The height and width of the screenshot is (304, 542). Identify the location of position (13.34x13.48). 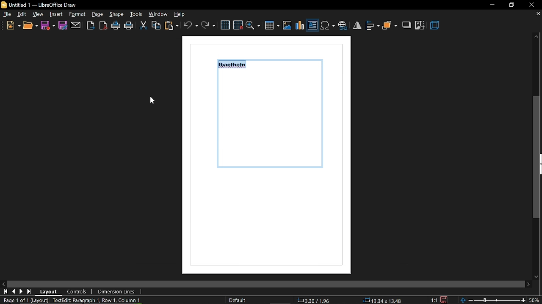
(382, 300).